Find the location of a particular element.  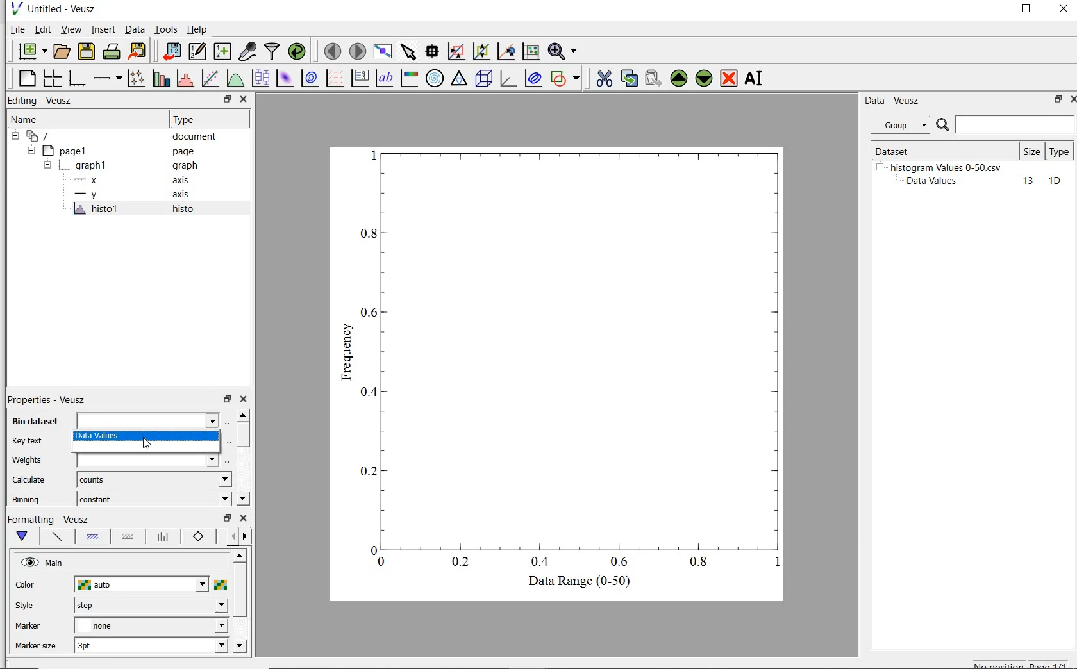

select items from the graph scroll is located at coordinates (409, 50).